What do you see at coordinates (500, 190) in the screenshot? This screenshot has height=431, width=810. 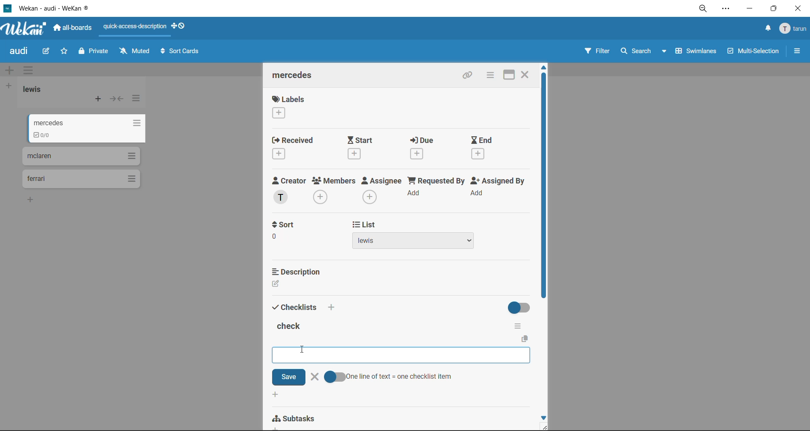 I see `assigned by` at bounding box center [500, 190].